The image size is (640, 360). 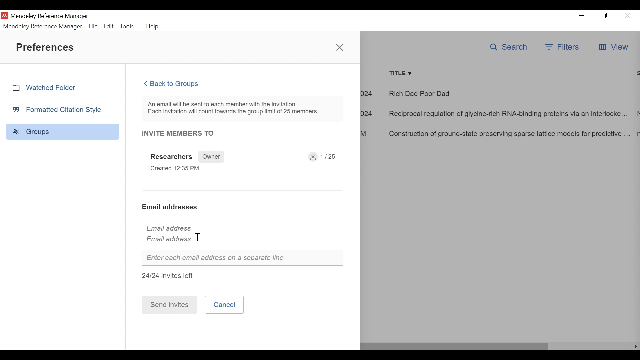 What do you see at coordinates (581, 15) in the screenshot?
I see `minimize` at bounding box center [581, 15].